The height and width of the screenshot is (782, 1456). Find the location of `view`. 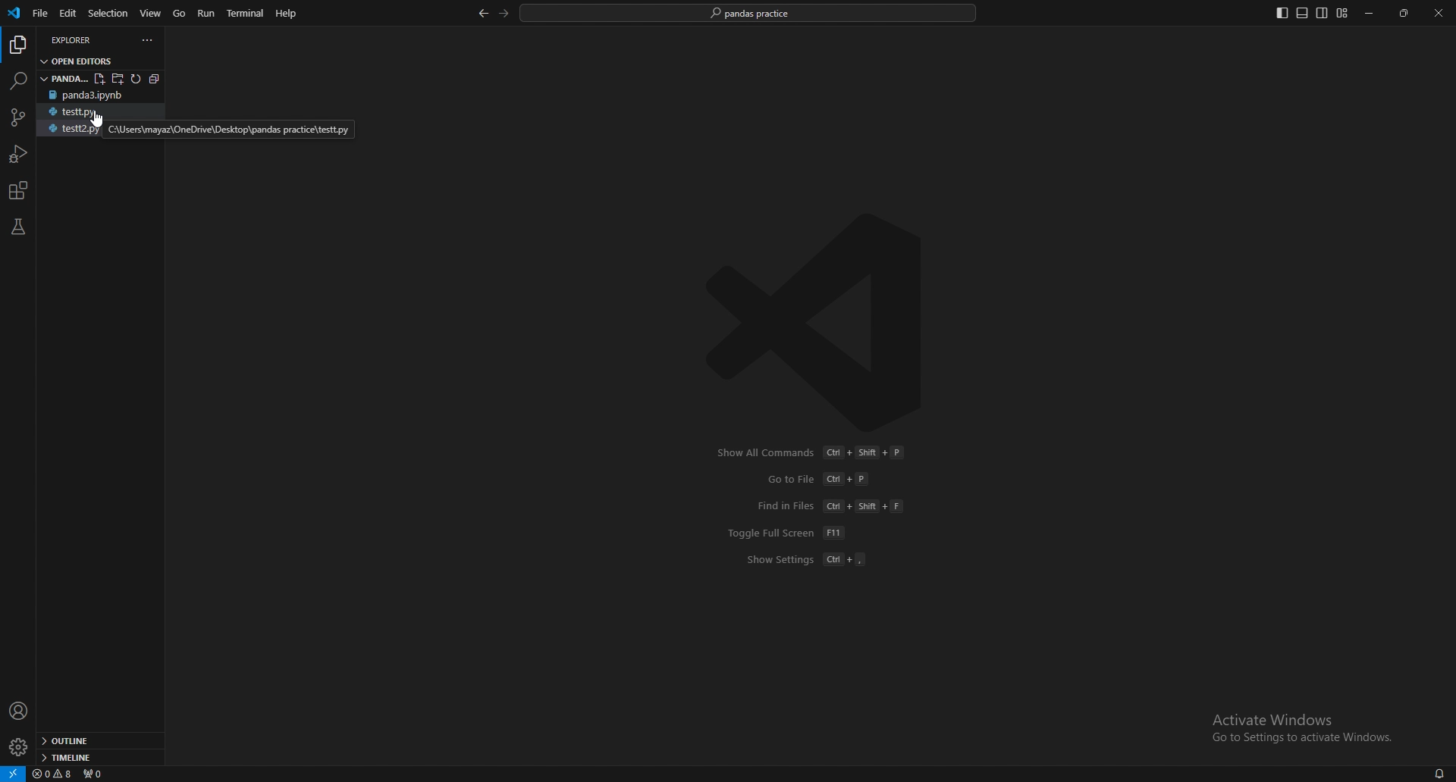

view is located at coordinates (151, 14).